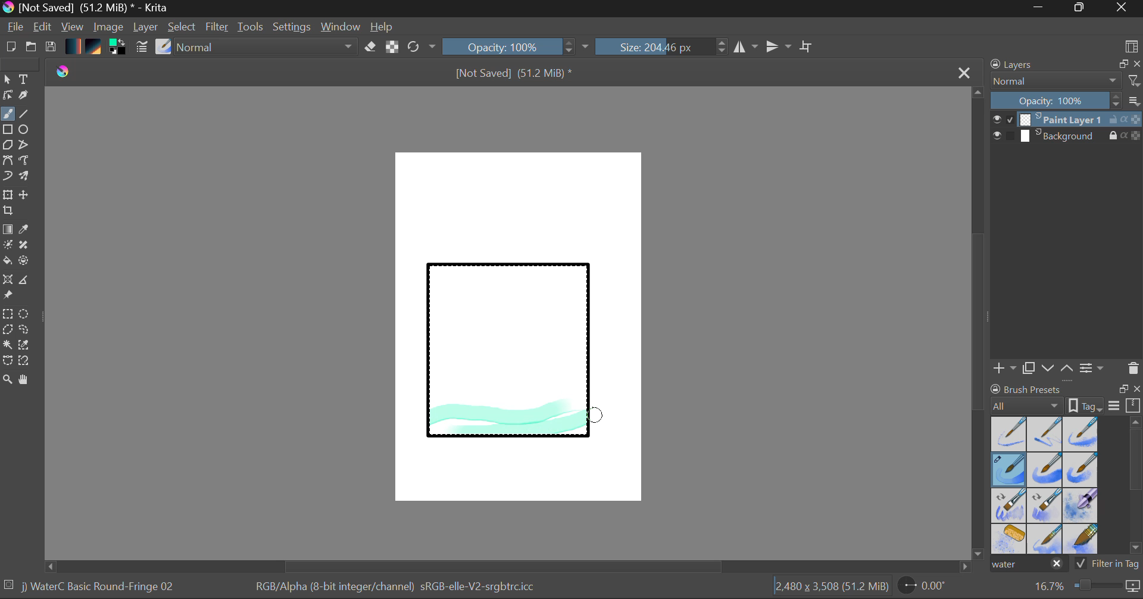 The width and height of the screenshot is (1143, 599). What do you see at coordinates (1045, 504) in the screenshot?
I see `Water C - Decay Tilt` at bounding box center [1045, 504].